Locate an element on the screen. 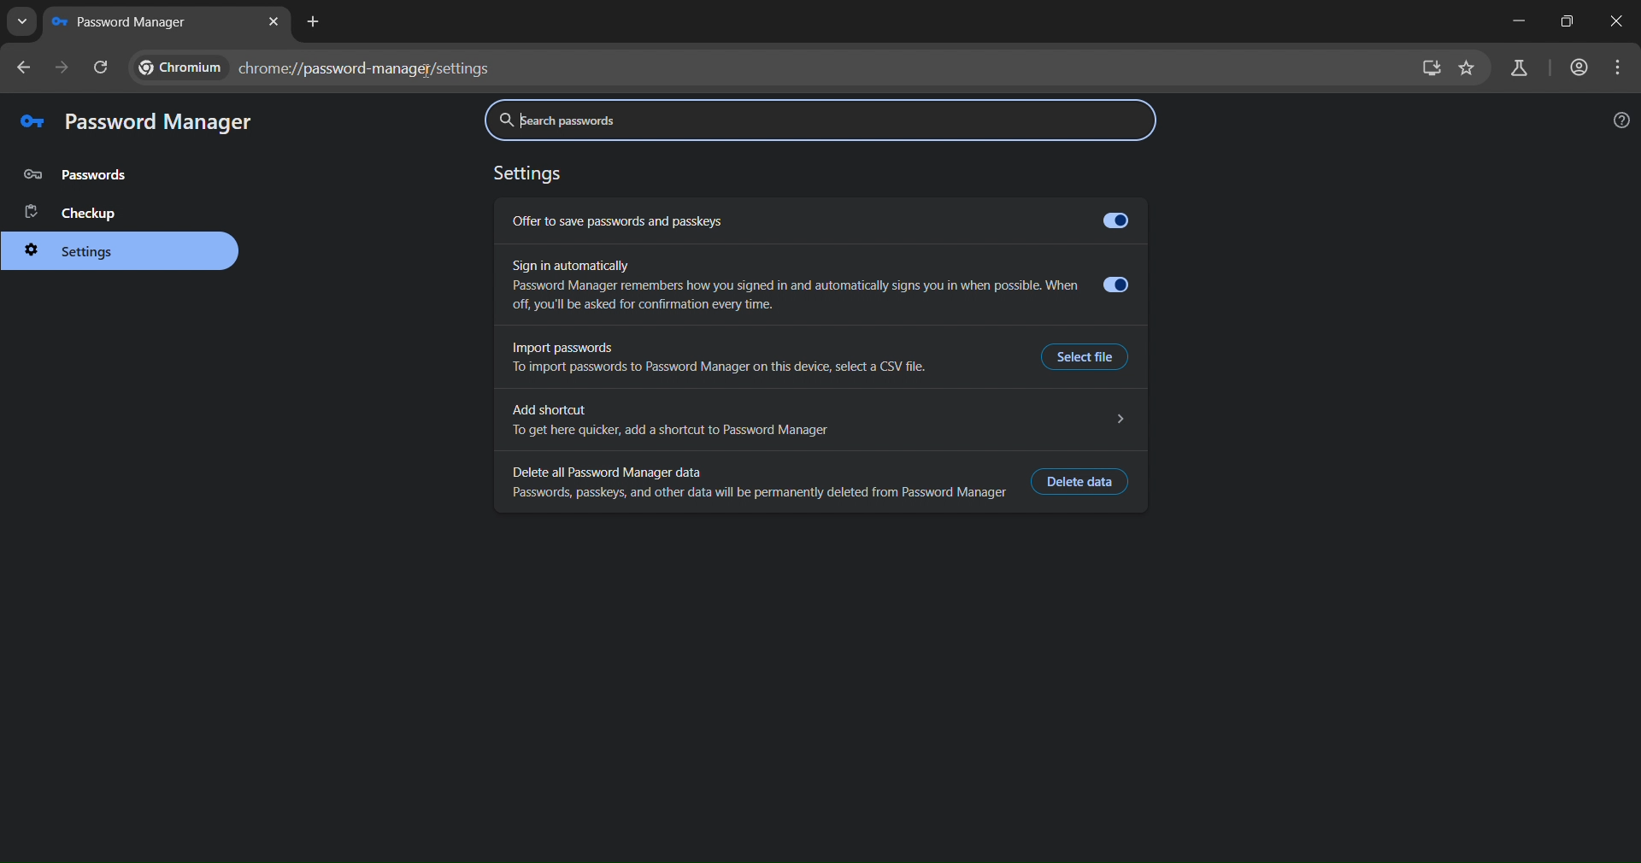 This screenshot has width=1641, height=863. close tab is located at coordinates (275, 22).